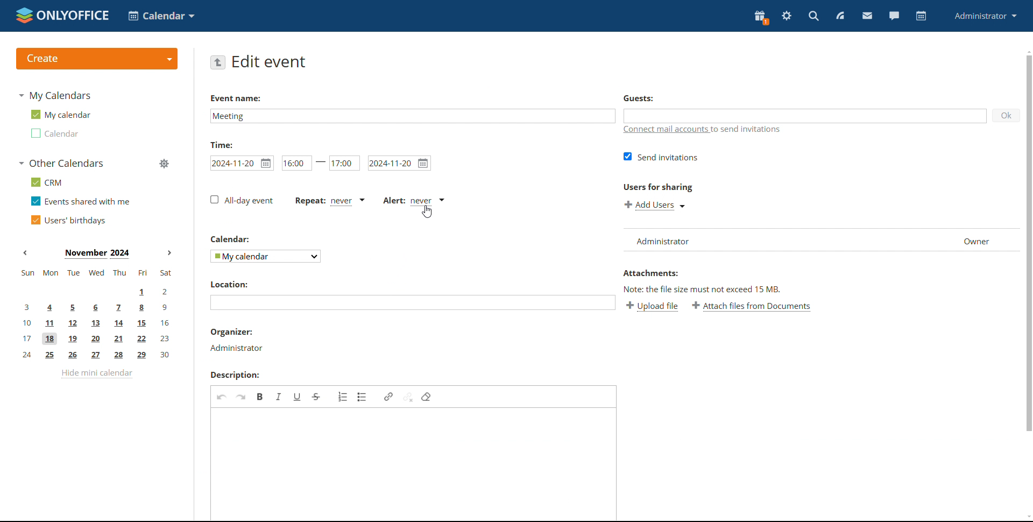 This screenshot has height=522, width=1033. I want to click on Location, so click(229, 284).